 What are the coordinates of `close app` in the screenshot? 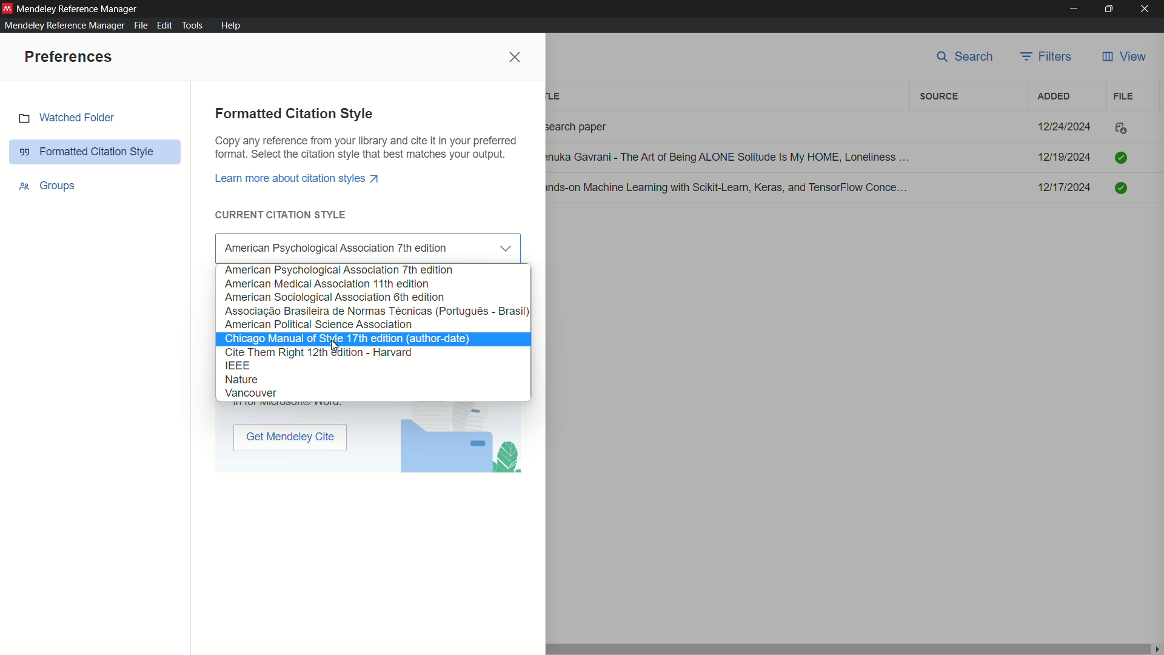 It's located at (1148, 9).